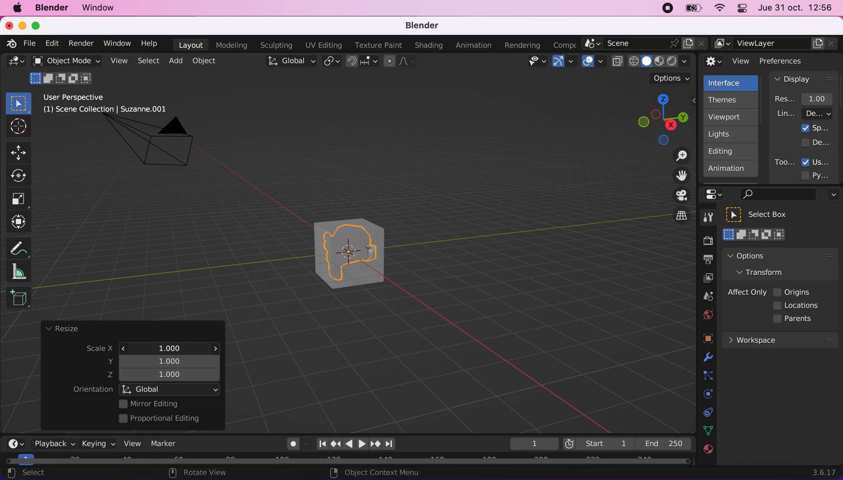  Describe the element at coordinates (807, 99) in the screenshot. I see `resolution scale` at that location.